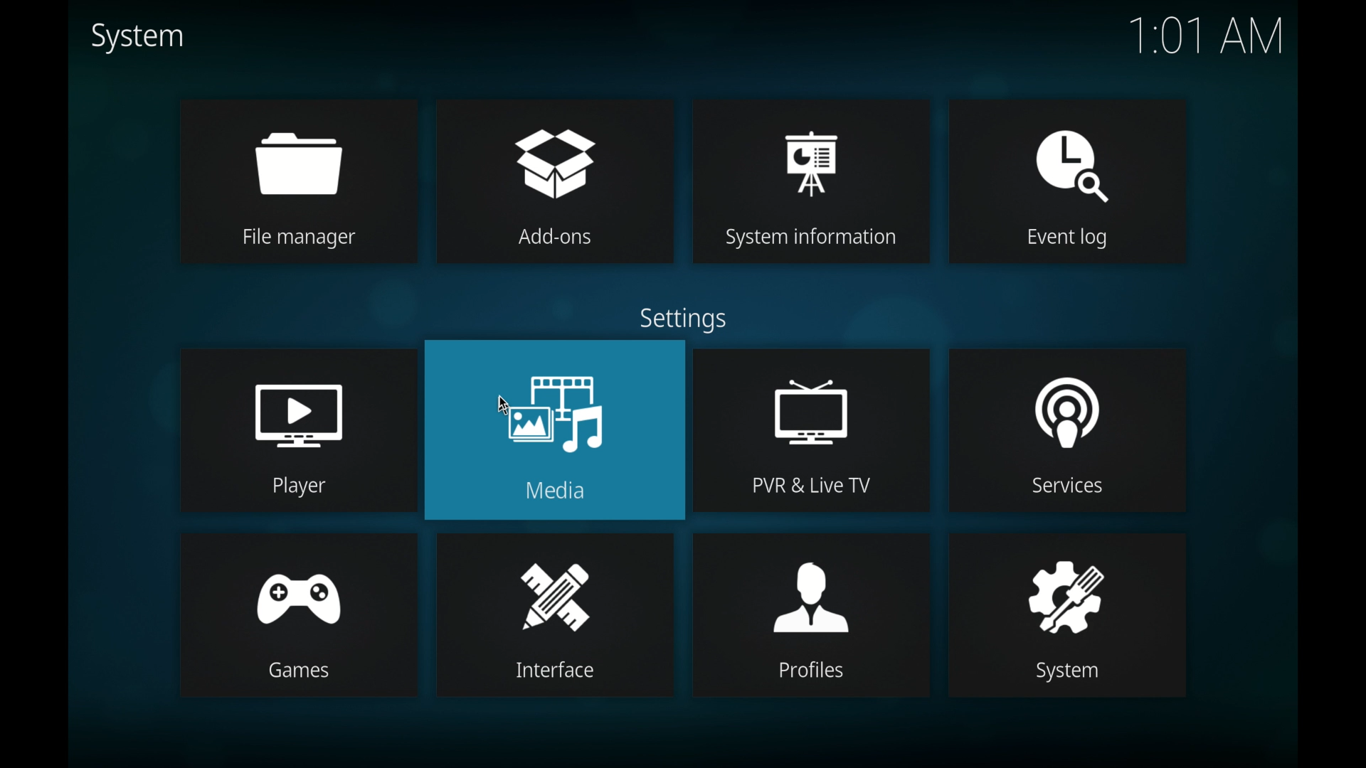  What do you see at coordinates (509, 403) in the screenshot?
I see `cursor` at bounding box center [509, 403].